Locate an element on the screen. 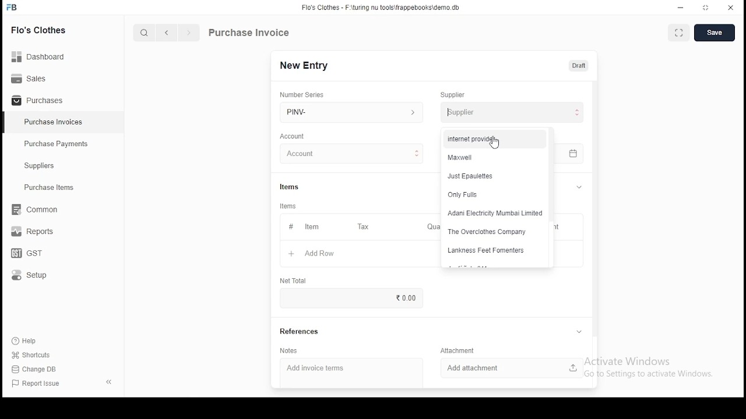  dashboard is located at coordinates (44, 53).